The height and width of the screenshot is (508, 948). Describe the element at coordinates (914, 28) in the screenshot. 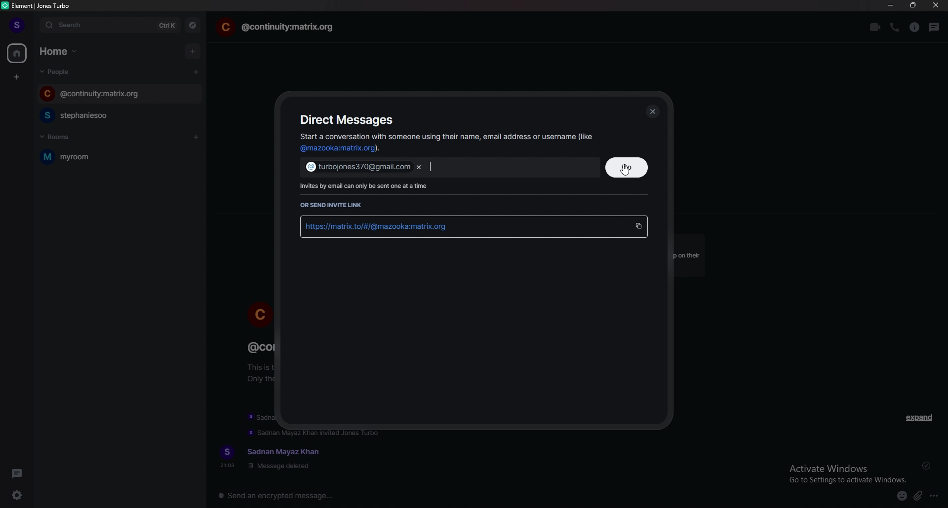

I see `room info` at that location.